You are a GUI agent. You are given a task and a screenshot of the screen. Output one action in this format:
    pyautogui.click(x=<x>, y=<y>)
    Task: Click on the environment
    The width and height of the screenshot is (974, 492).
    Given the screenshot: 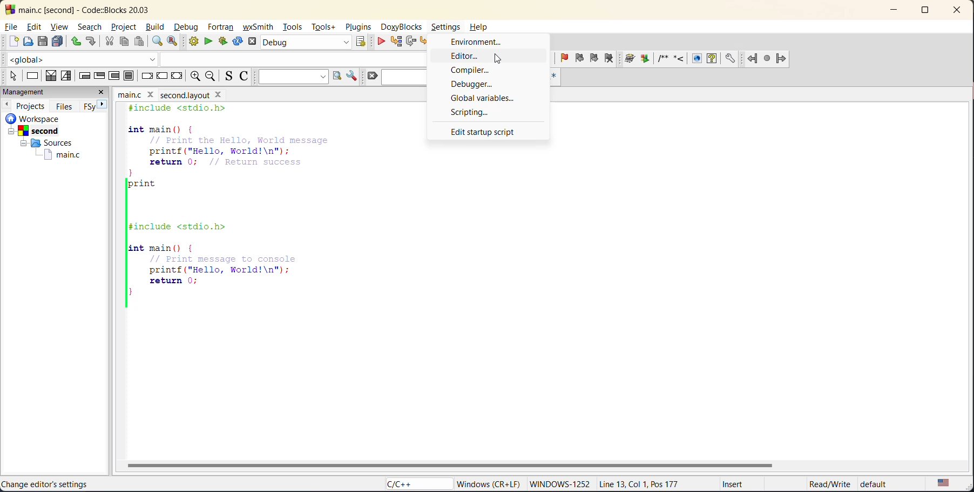 What is the action you would take?
    pyautogui.click(x=476, y=42)
    